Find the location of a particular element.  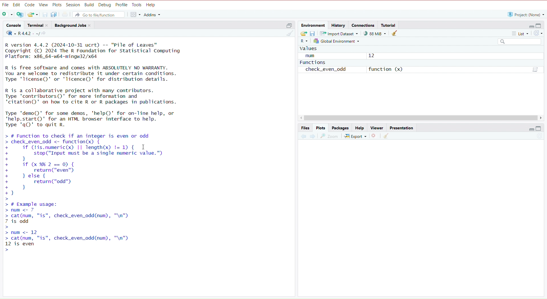

save all open document is located at coordinates (54, 14).